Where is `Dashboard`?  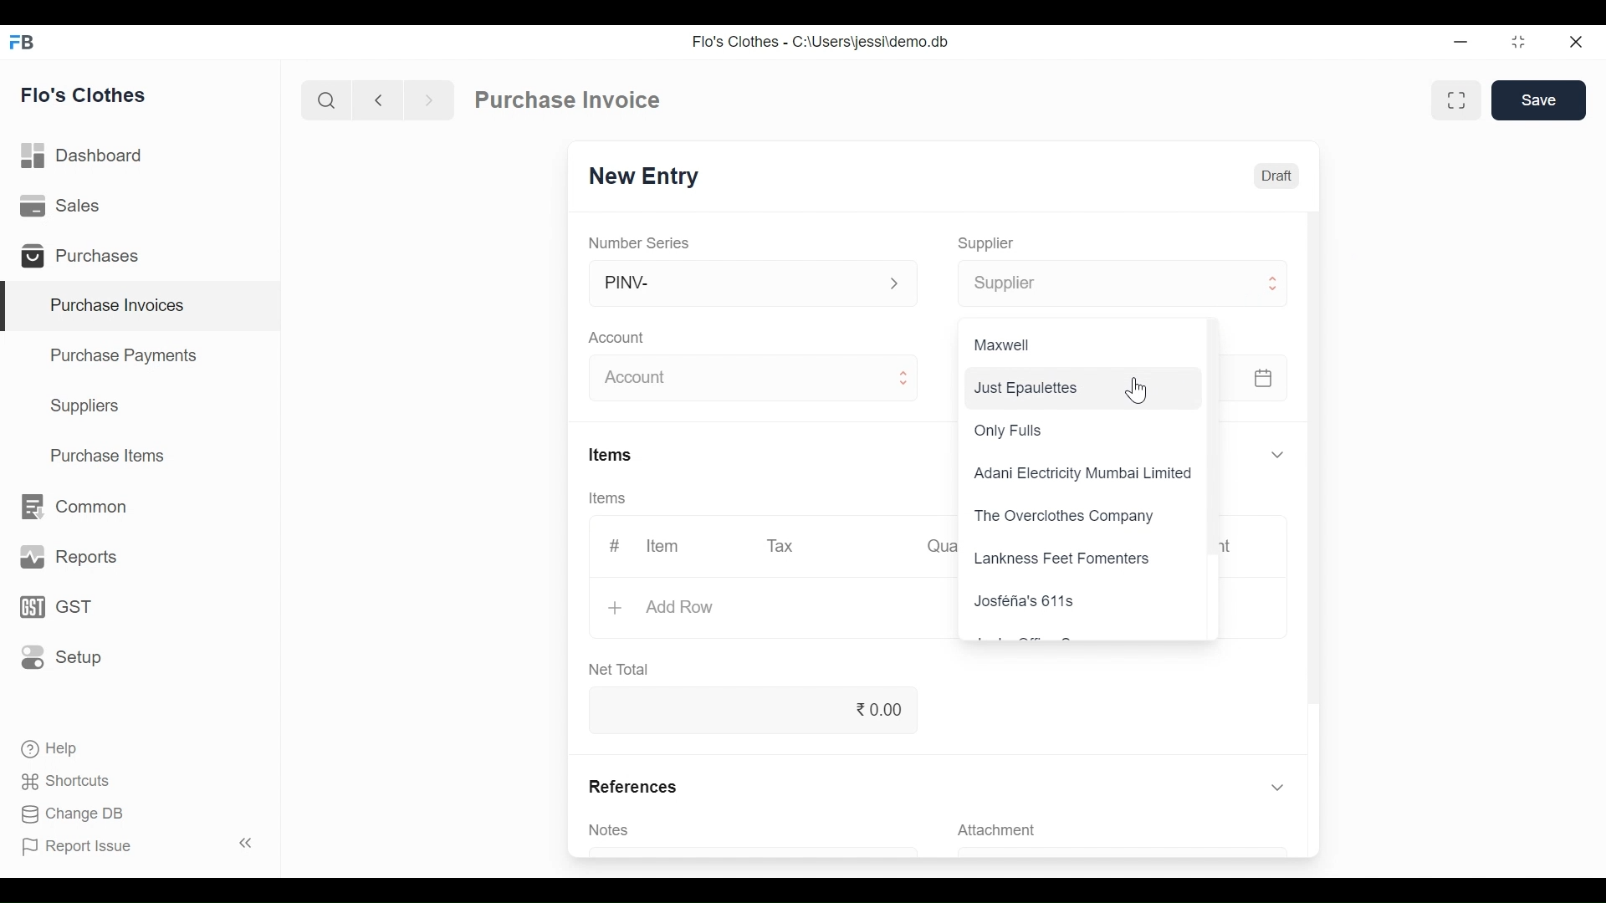 Dashboard is located at coordinates (90, 156).